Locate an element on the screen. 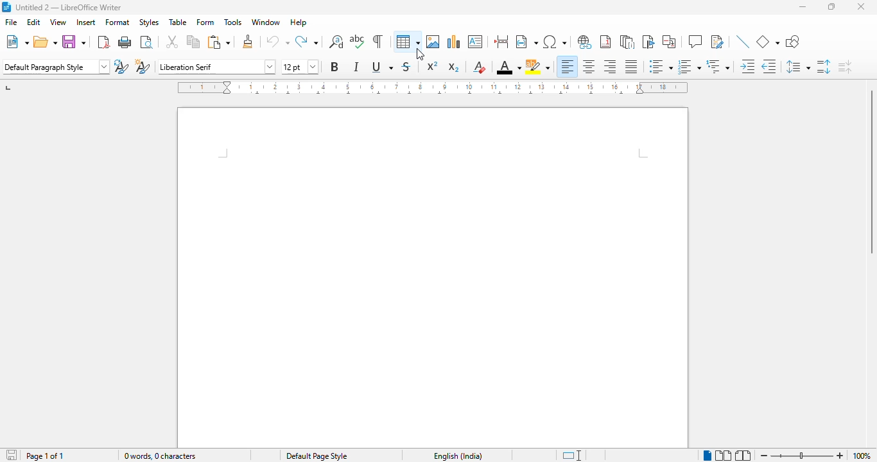  insert cross-reference is located at coordinates (669, 42).